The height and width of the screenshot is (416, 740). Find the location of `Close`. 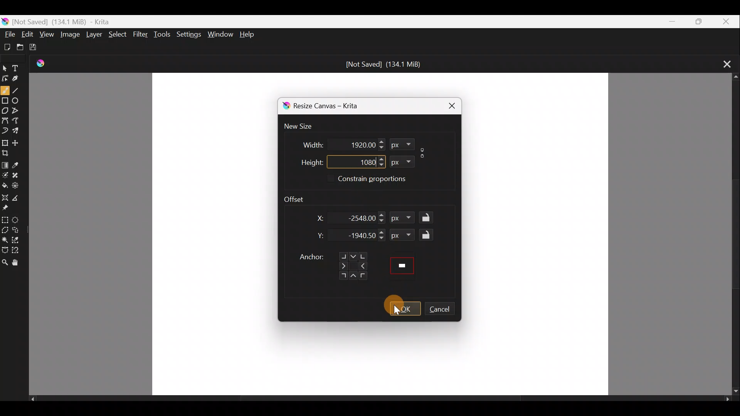

Close is located at coordinates (726, 21).